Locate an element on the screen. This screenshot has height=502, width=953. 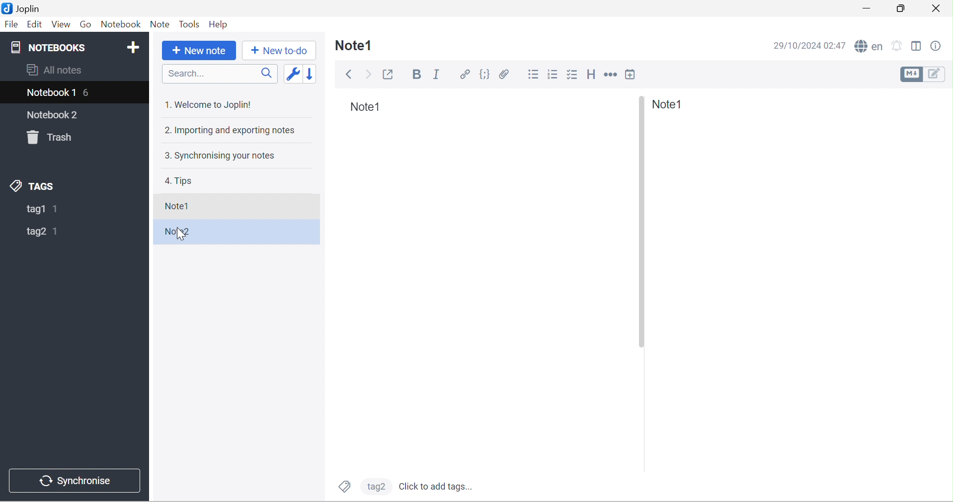
Note1 is located at coordinates (178, 207).